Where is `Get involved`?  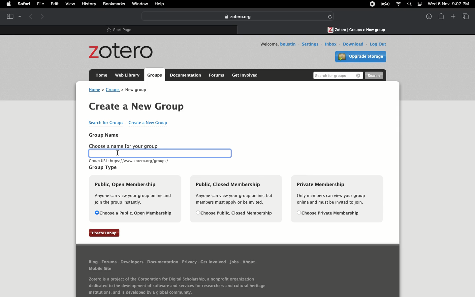
Get involved is located at coordinates (245, 75).